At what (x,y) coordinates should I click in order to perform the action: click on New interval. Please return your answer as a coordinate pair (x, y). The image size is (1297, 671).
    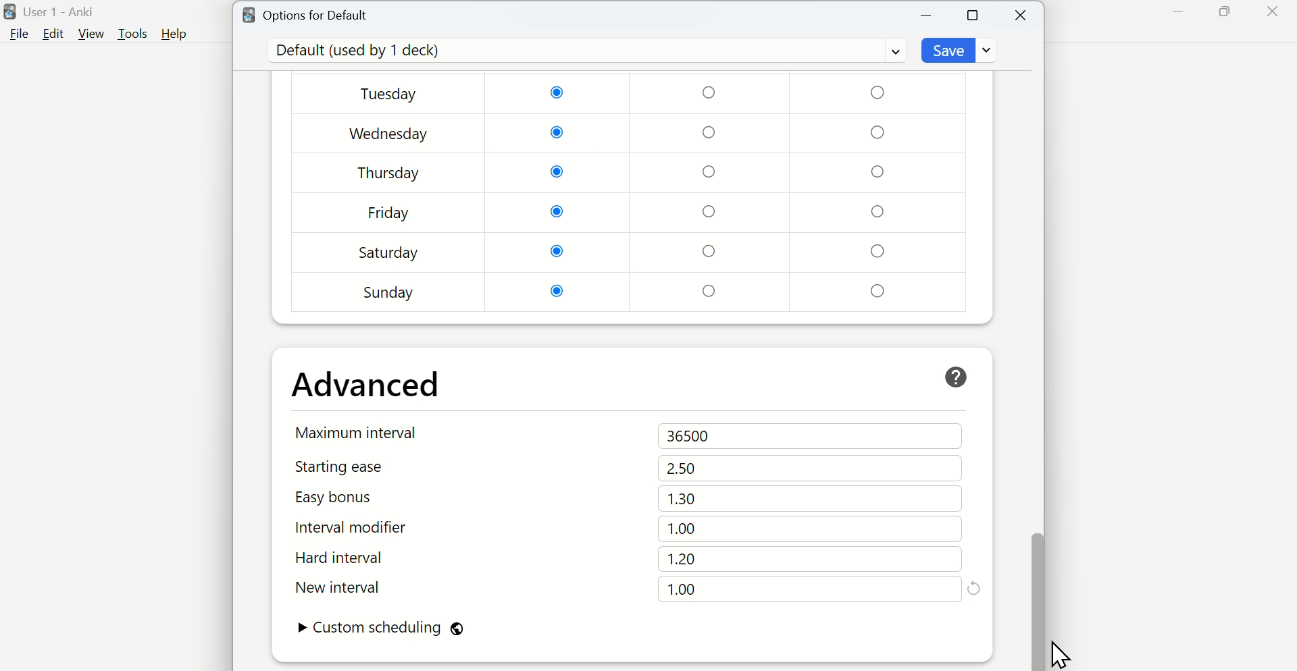
    Looking at the image, I should click on (357, 587).